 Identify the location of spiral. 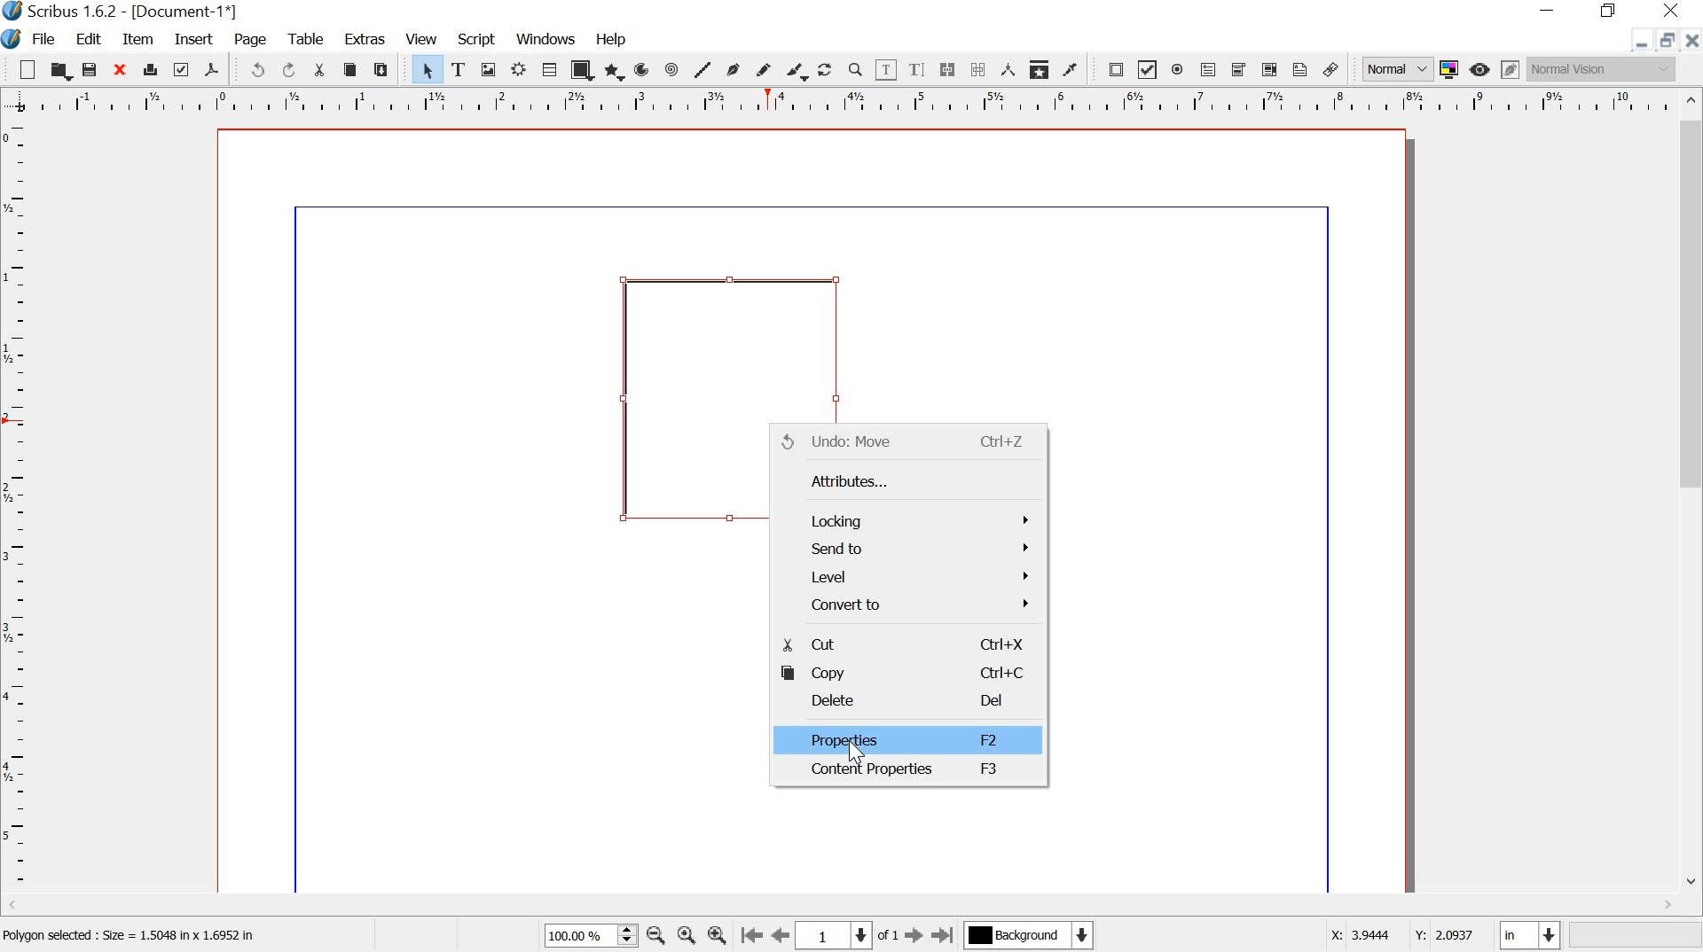
(675, 69).